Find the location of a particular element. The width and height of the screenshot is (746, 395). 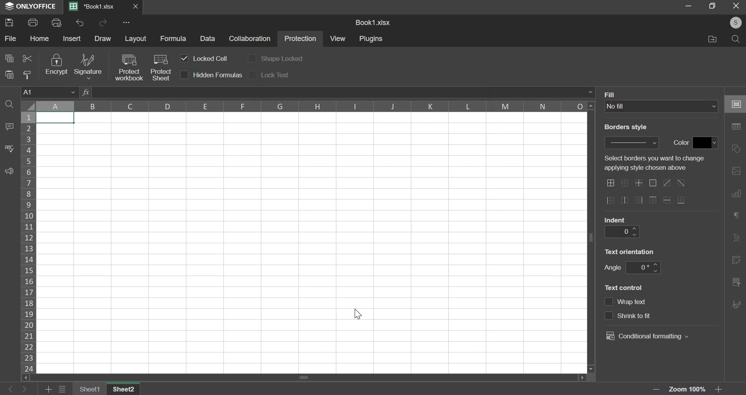

color is located at coordinates (680, 143).